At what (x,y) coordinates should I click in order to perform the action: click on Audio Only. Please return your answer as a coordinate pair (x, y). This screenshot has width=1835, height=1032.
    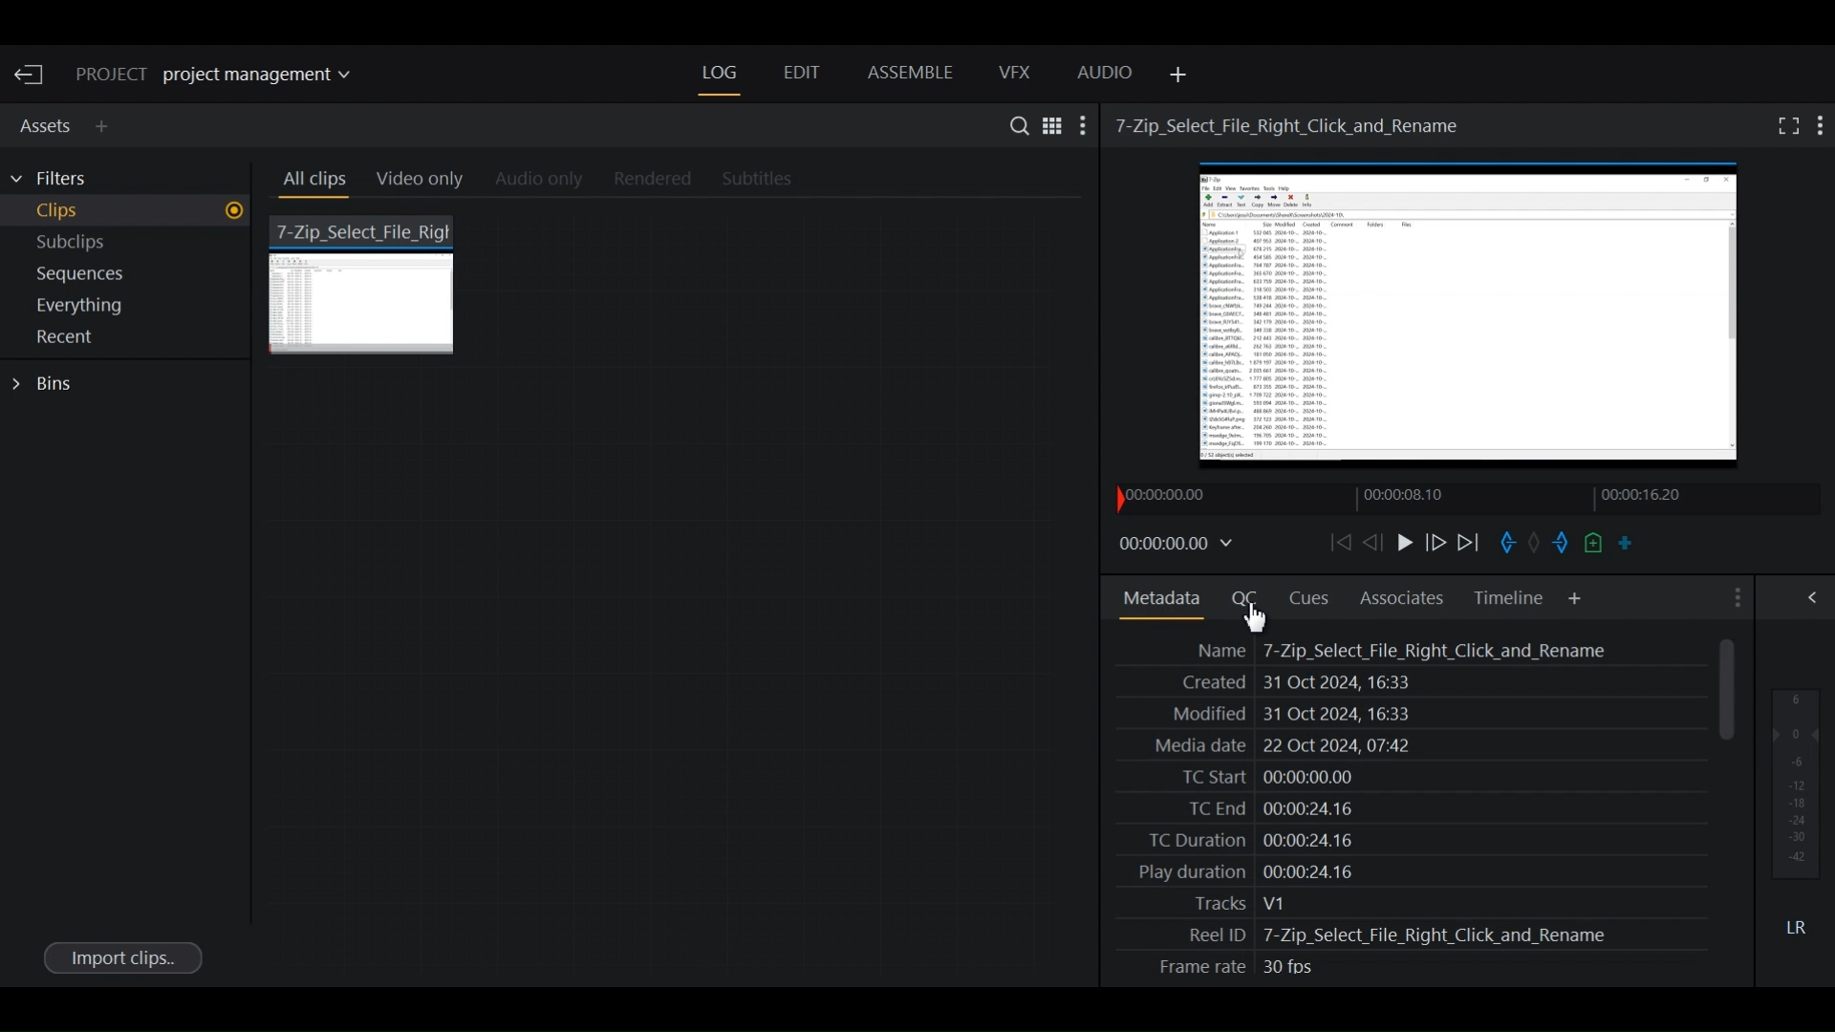
    Looking at the image, I should click on (545, 181).